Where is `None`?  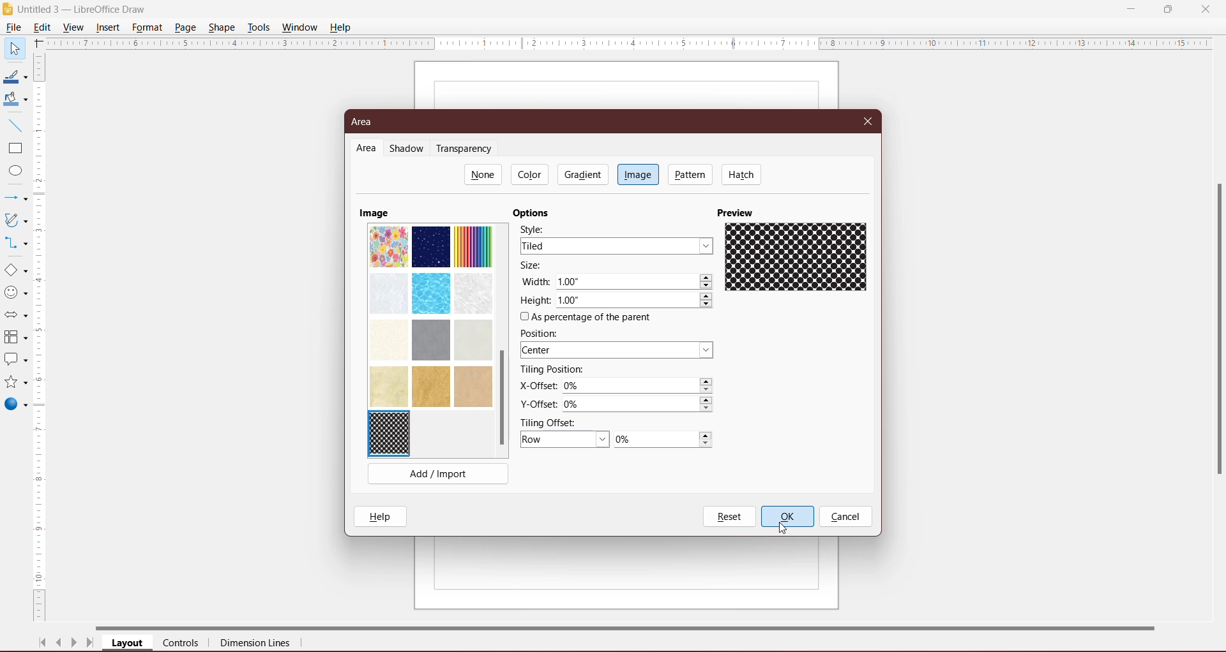 None is located at coordinates (483, 174).